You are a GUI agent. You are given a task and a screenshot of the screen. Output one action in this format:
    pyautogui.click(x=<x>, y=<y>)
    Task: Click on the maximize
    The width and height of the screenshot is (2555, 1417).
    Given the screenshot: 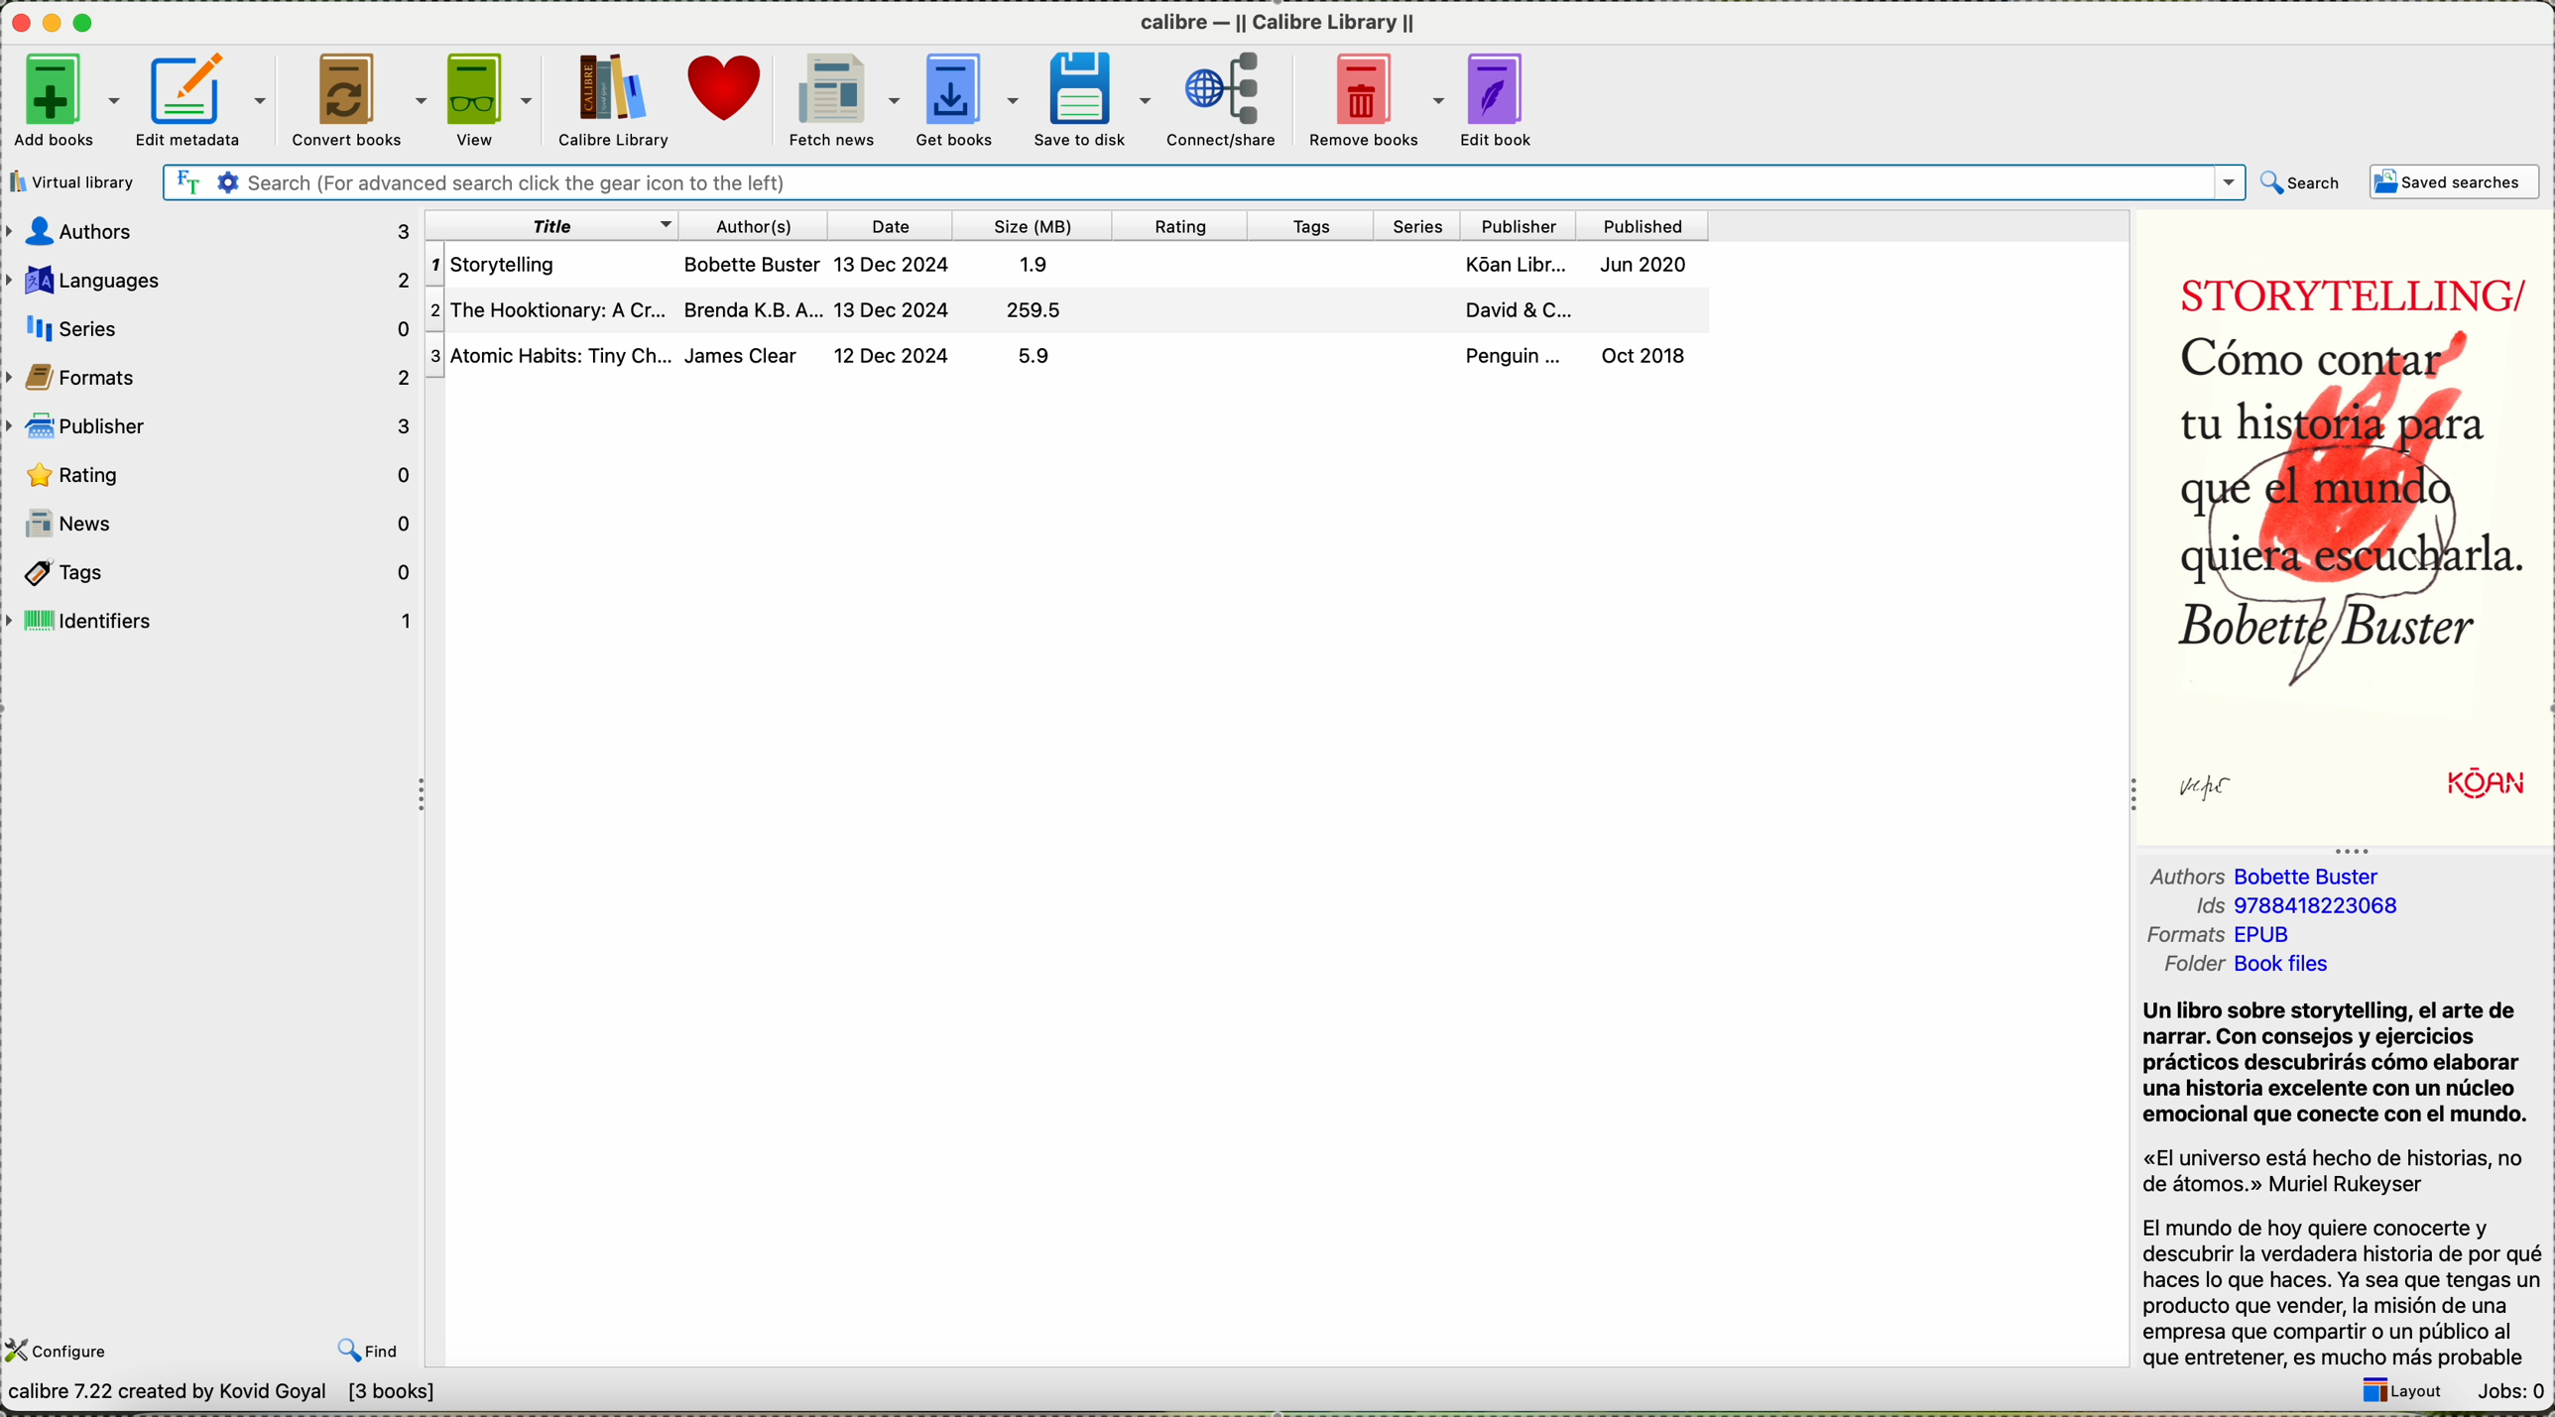 What is the action you would take?
    pyautogui.click(x=84, y=24)
    